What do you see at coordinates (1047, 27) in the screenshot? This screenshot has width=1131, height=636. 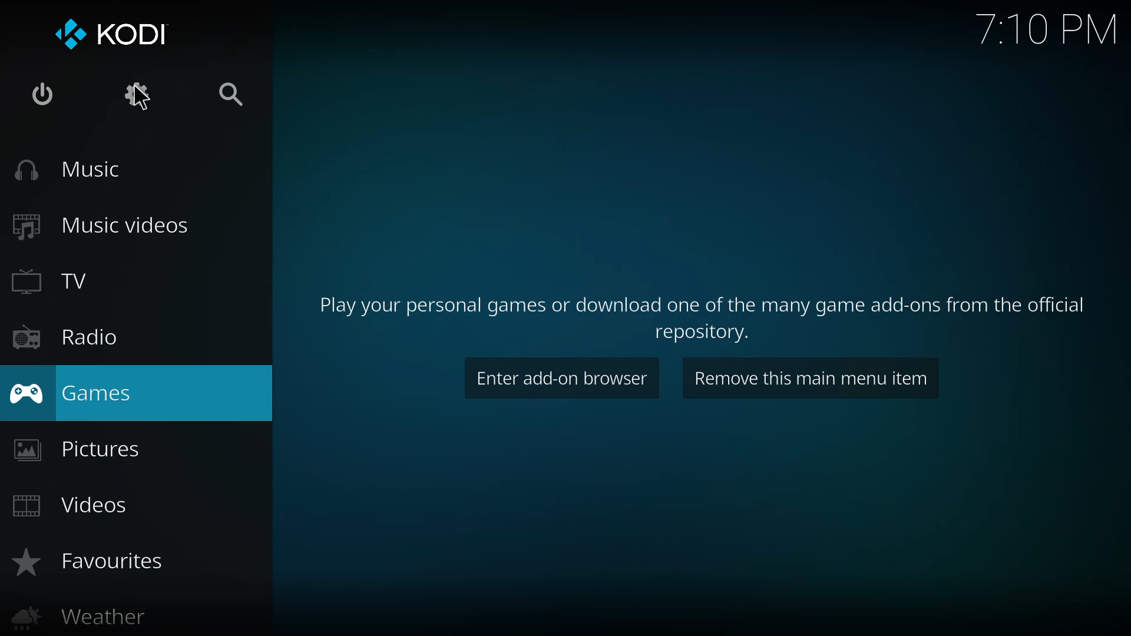 I see `time` at bounding box center [1047, 27].